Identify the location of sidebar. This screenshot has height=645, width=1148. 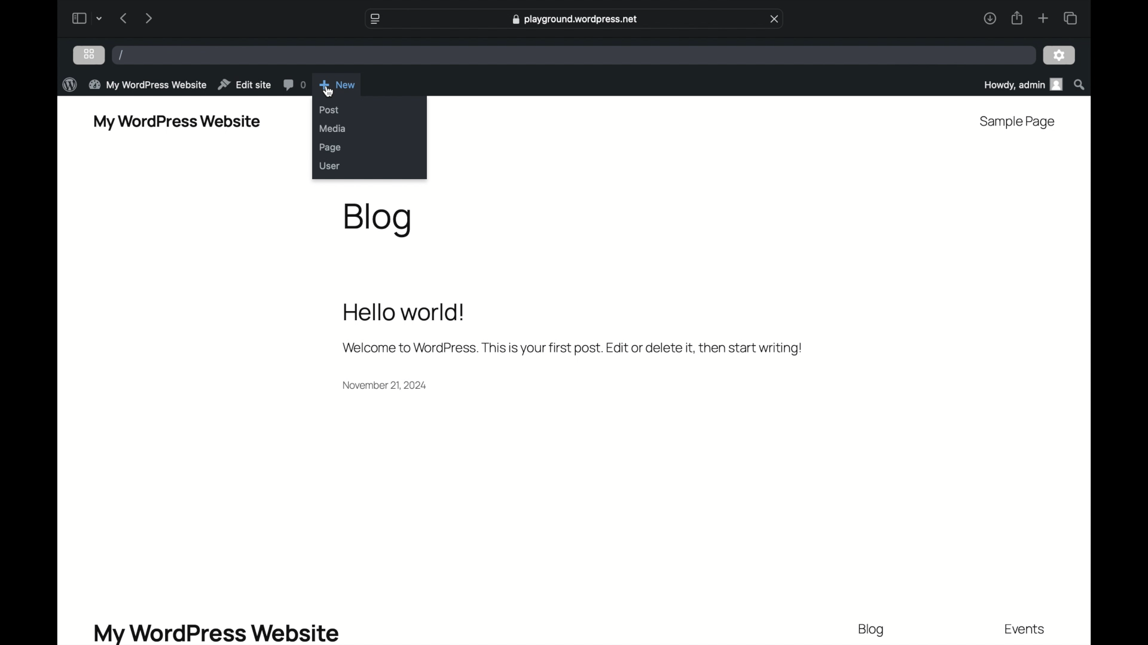
(78, 18).